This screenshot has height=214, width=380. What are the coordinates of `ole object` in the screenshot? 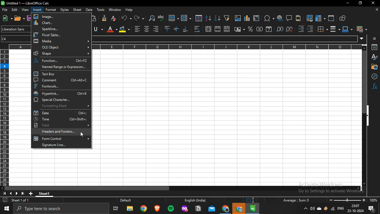 It's located at (61, 47).